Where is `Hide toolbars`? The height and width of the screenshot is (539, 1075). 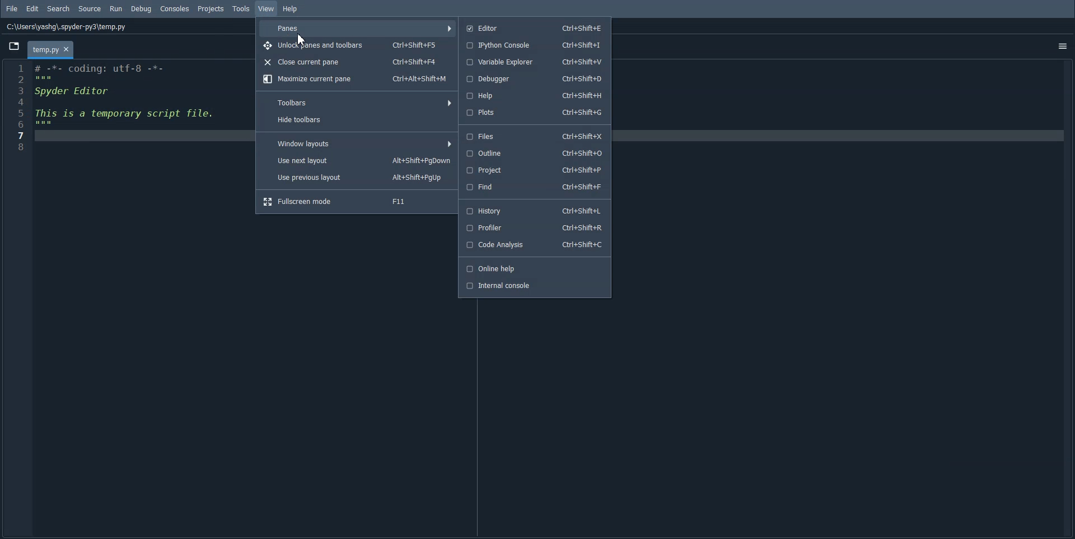
Hide toolbars is located at coordinates (358, 120).